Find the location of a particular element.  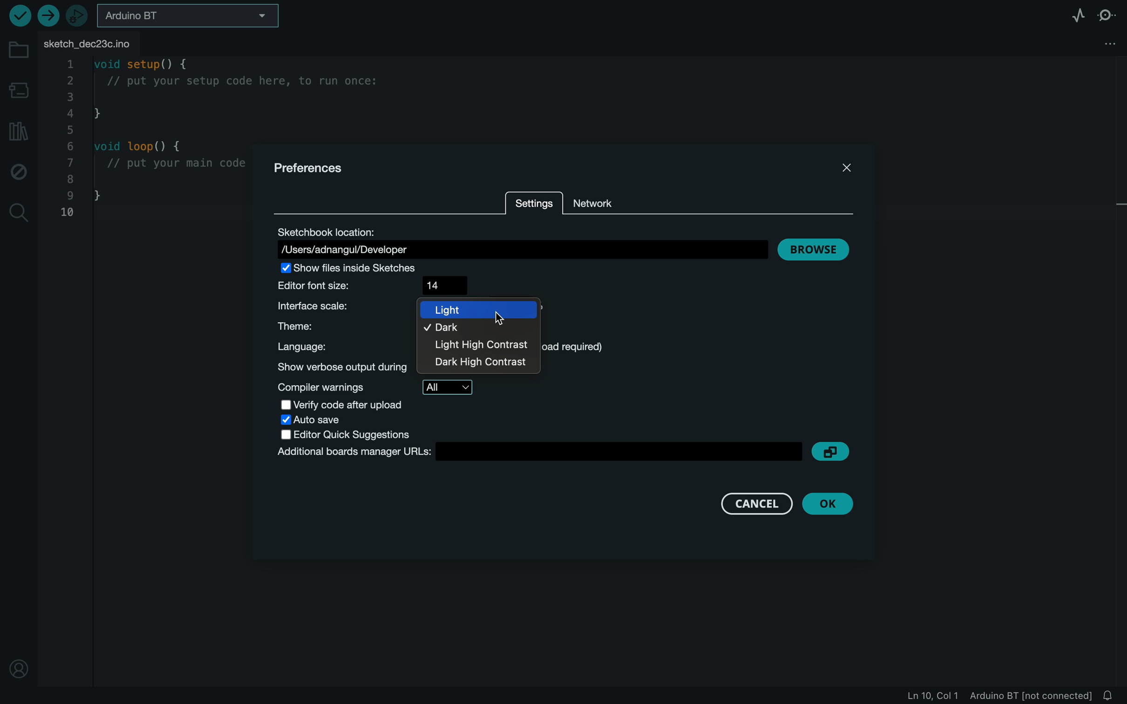

library manger is located at coordinates (17, 131).